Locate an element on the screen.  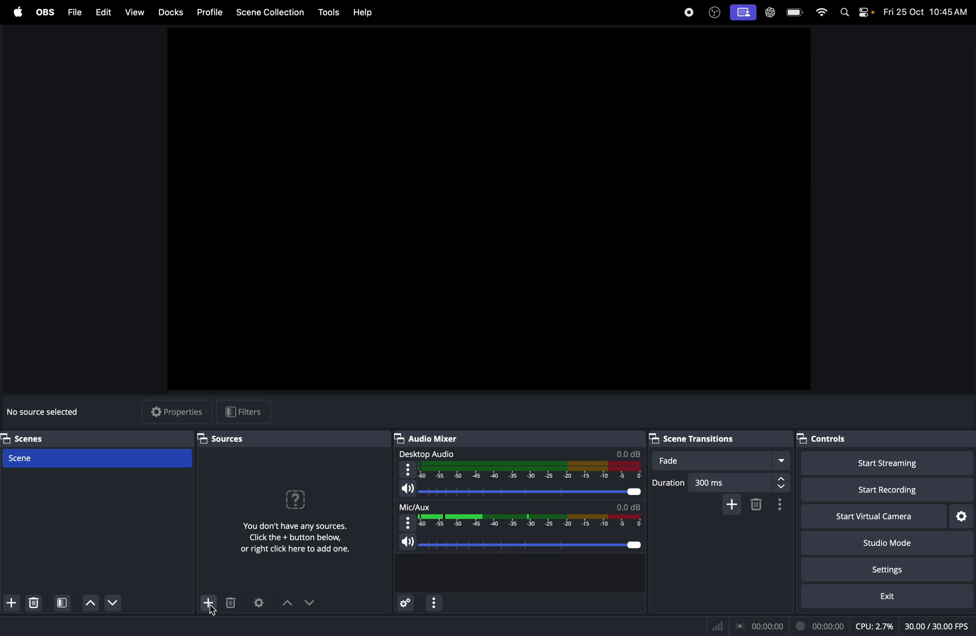
fade is located at coordinates (724, 460).